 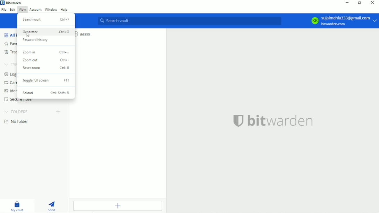 I want to click on Account, so click(x=35, y=10).